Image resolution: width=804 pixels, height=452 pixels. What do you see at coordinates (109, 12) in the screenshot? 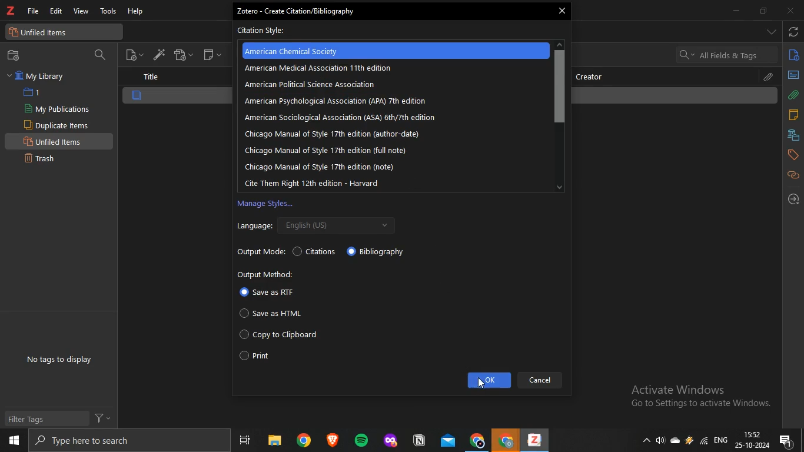
I see `tools` at bounding box center [109, 12].